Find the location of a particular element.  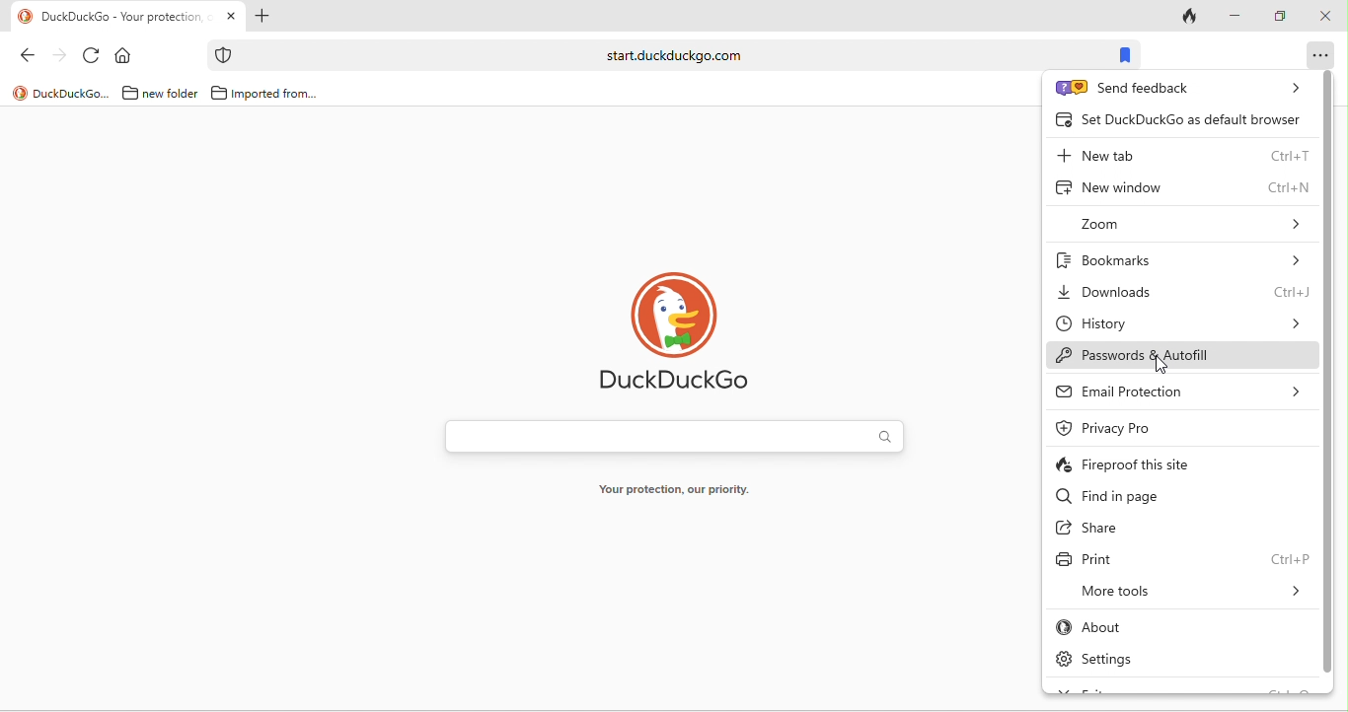

home is located at coordinates (125, 57).